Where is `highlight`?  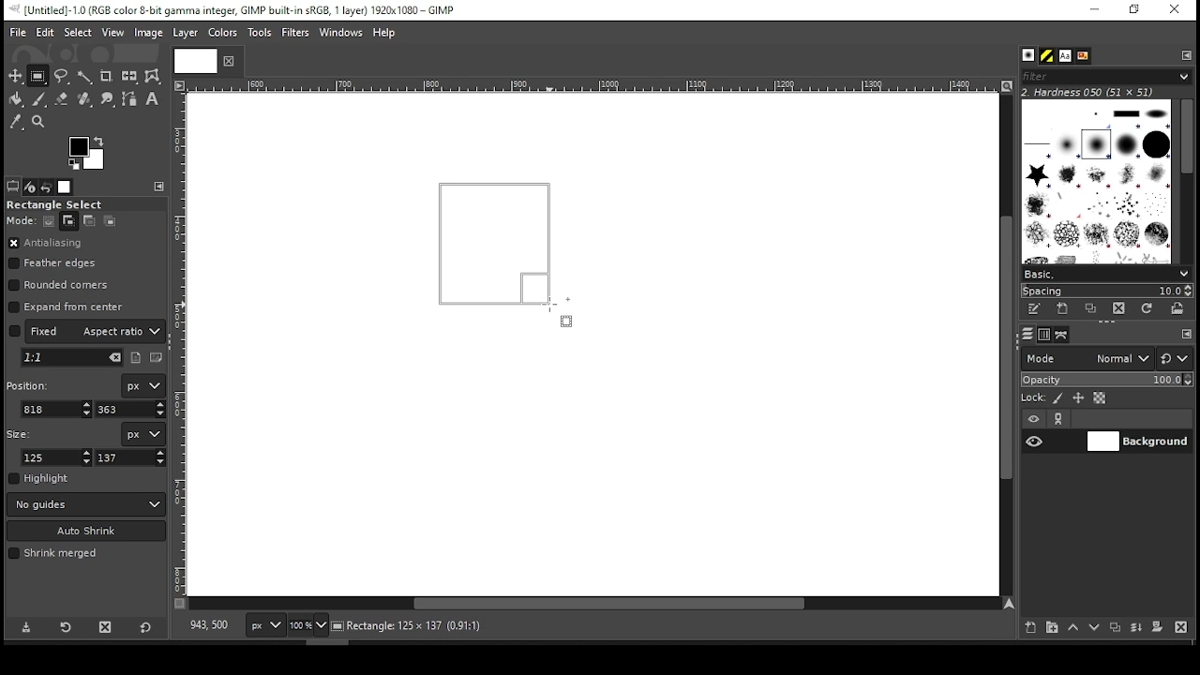 highlight is located at coordinates (39, 478).